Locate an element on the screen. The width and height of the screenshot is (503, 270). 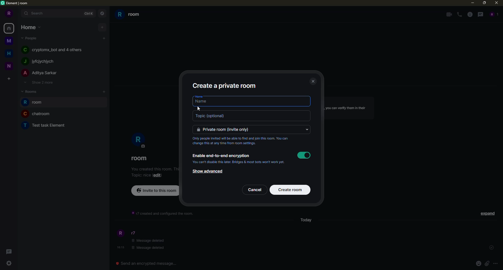
attach is located at coordinates (487, 263).